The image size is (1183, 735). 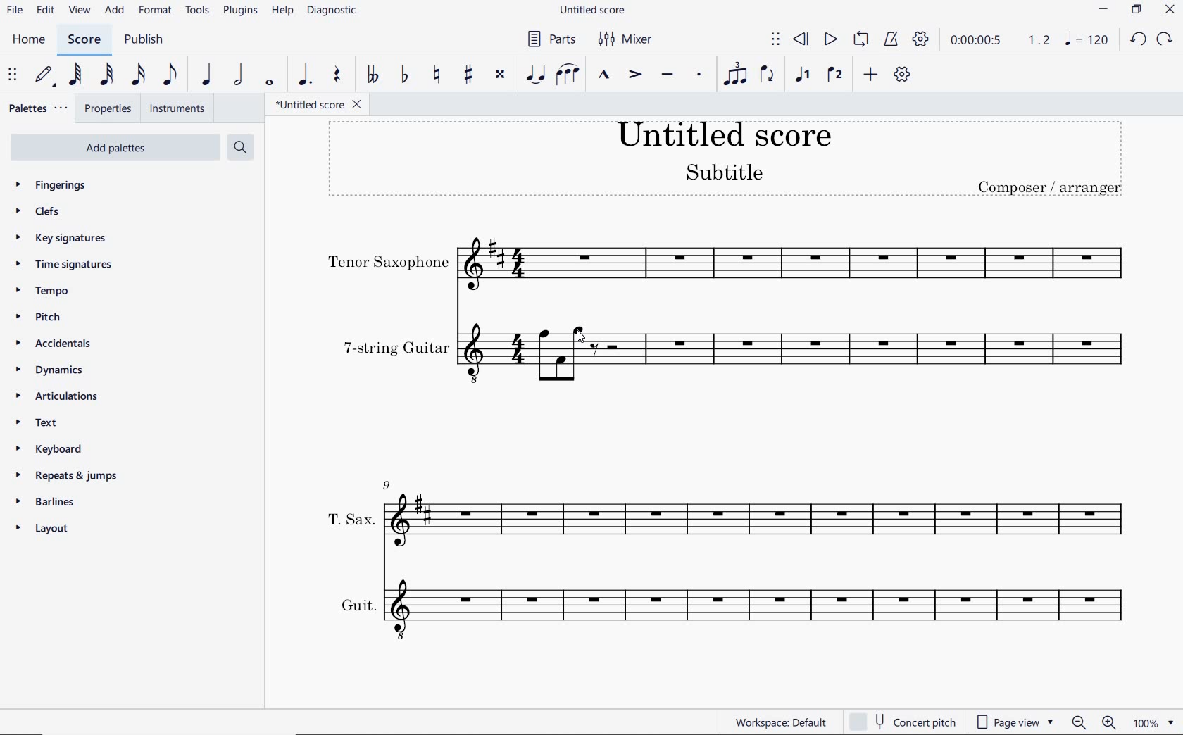 What do you see at coordinates (901, 74) in the screenshot?
I see `CUSTOMIZE TOOLBAR` at bounding box center [901, 74].